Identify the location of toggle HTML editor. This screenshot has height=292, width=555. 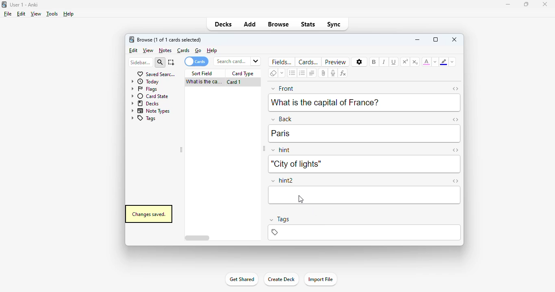
(455, 181).